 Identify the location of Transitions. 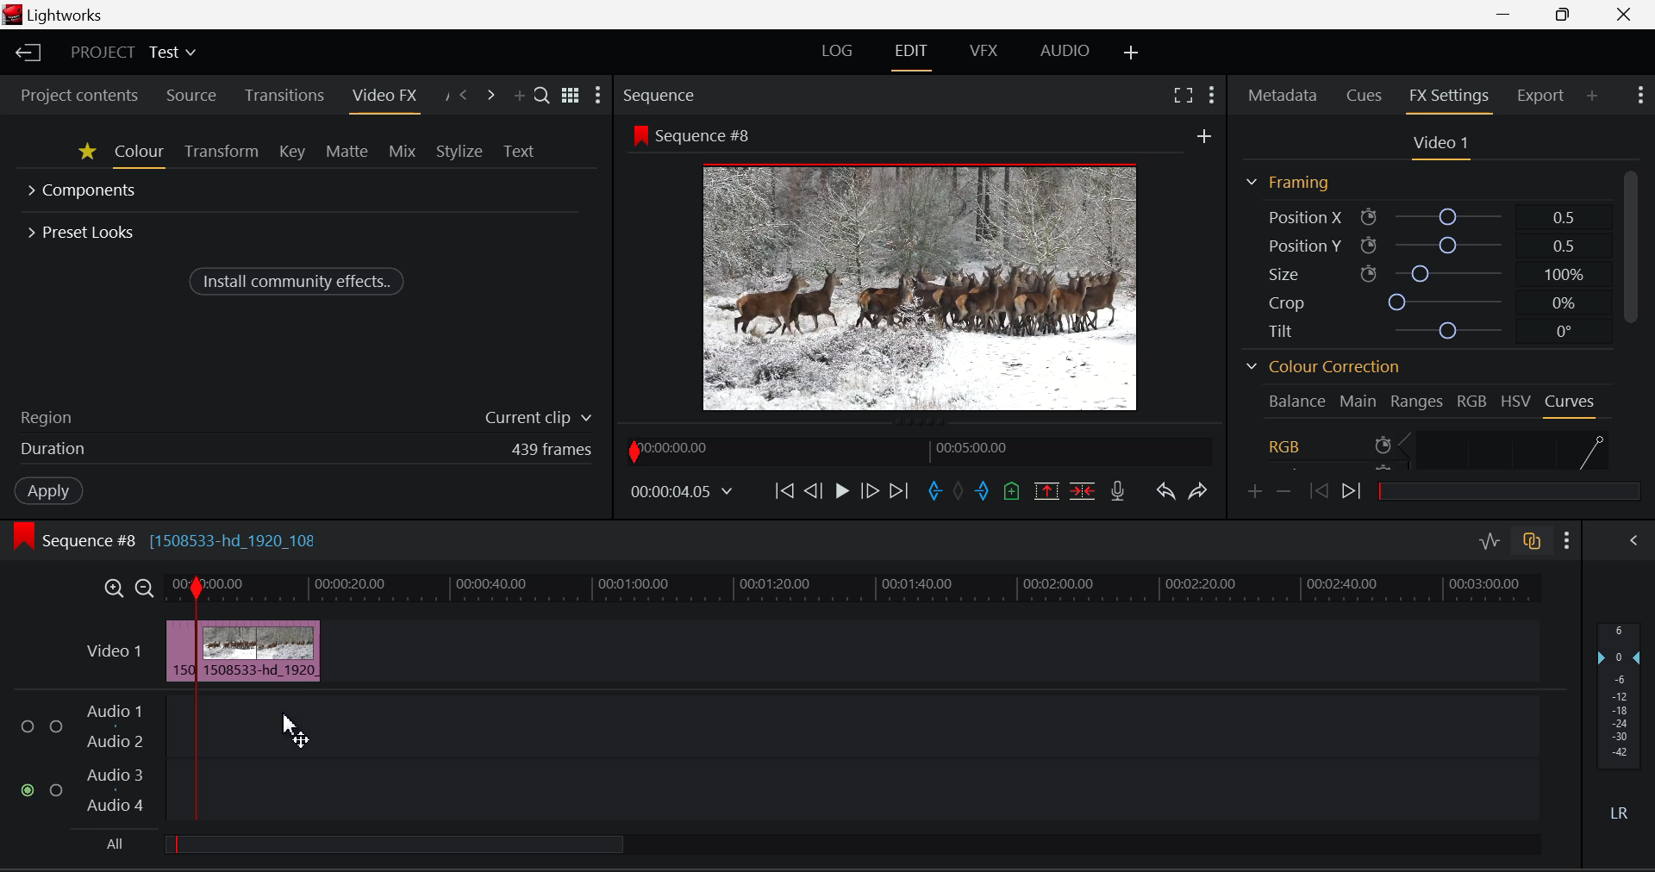
(284, 95).